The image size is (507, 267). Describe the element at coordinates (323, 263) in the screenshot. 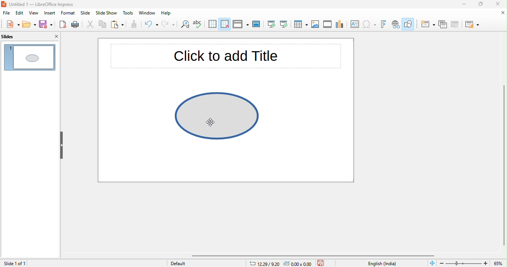

I see `save the document` at that location.